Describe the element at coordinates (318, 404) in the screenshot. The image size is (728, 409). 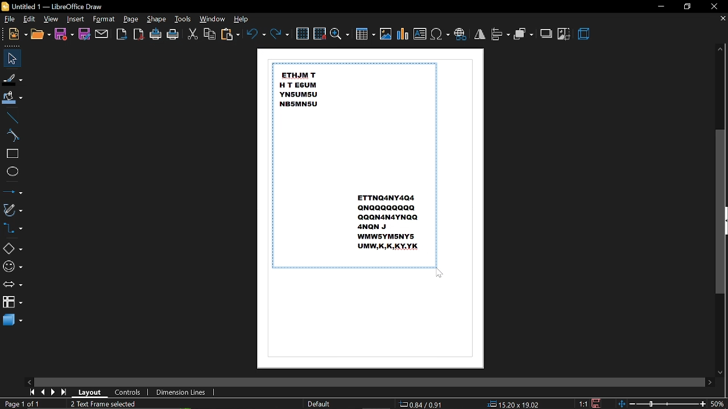
I see `default` at that location.